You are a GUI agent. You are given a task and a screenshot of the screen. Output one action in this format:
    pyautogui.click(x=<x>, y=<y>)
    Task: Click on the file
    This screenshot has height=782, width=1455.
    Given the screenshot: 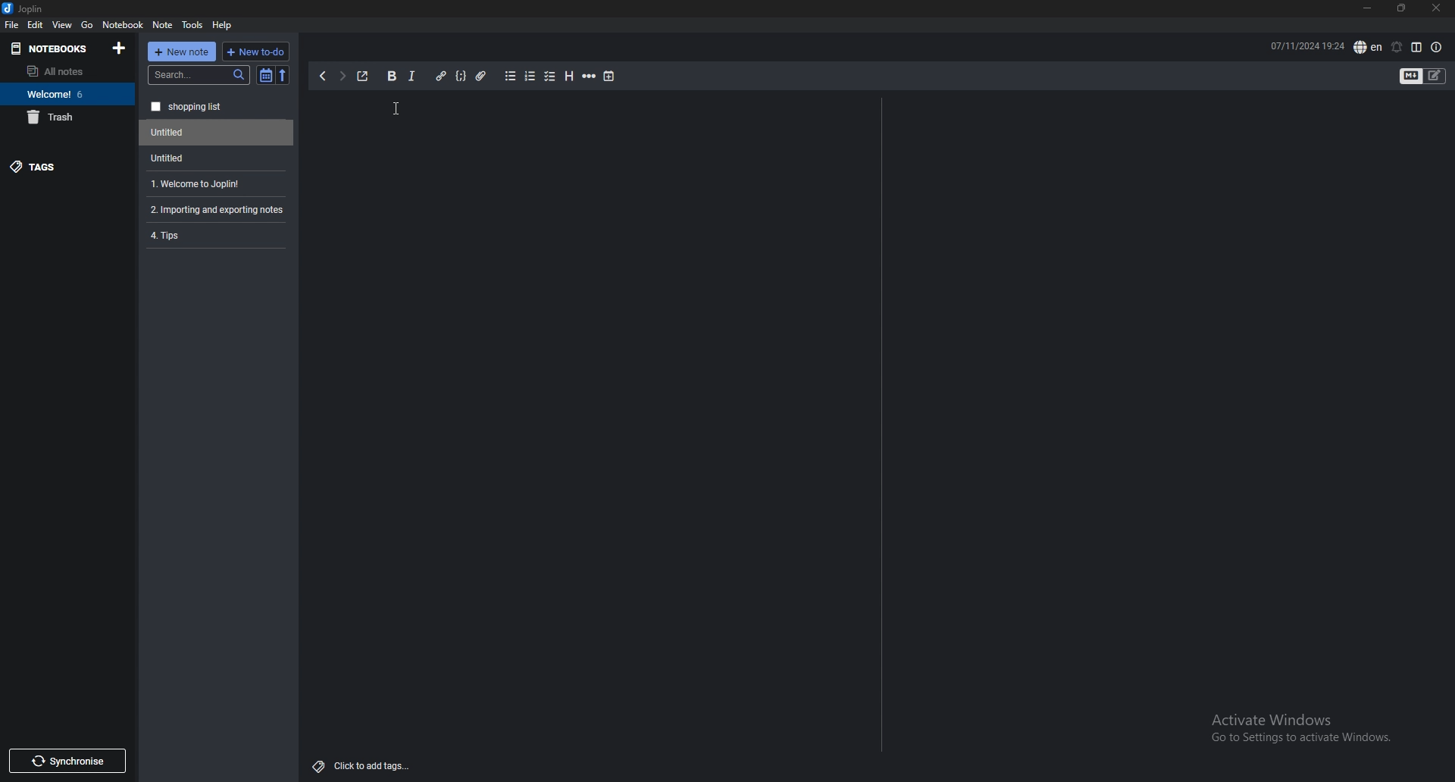 What is the action you would take?
    pyautogui.click(x=11, y=24)
    